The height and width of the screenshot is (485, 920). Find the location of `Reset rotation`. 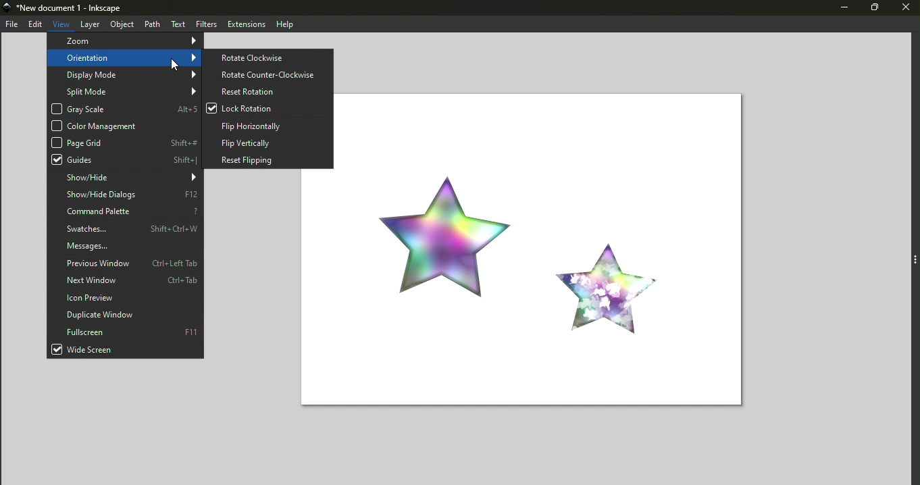

Reset rotation is located at coordinates (268, 91).